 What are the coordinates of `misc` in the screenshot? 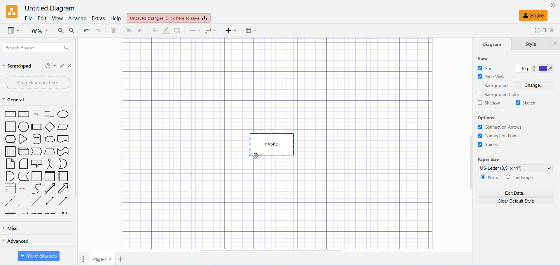 It's located at (31, 229).